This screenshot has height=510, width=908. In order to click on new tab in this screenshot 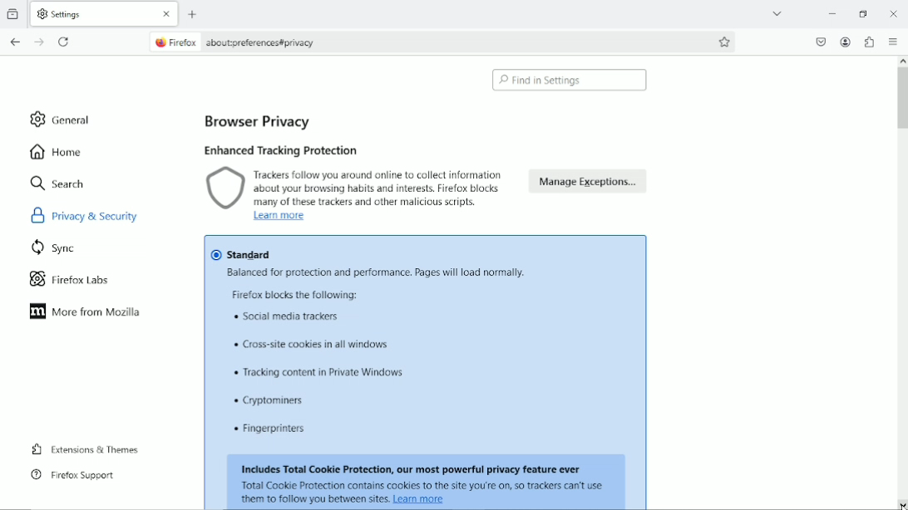, I will do `click(194, 15)`.